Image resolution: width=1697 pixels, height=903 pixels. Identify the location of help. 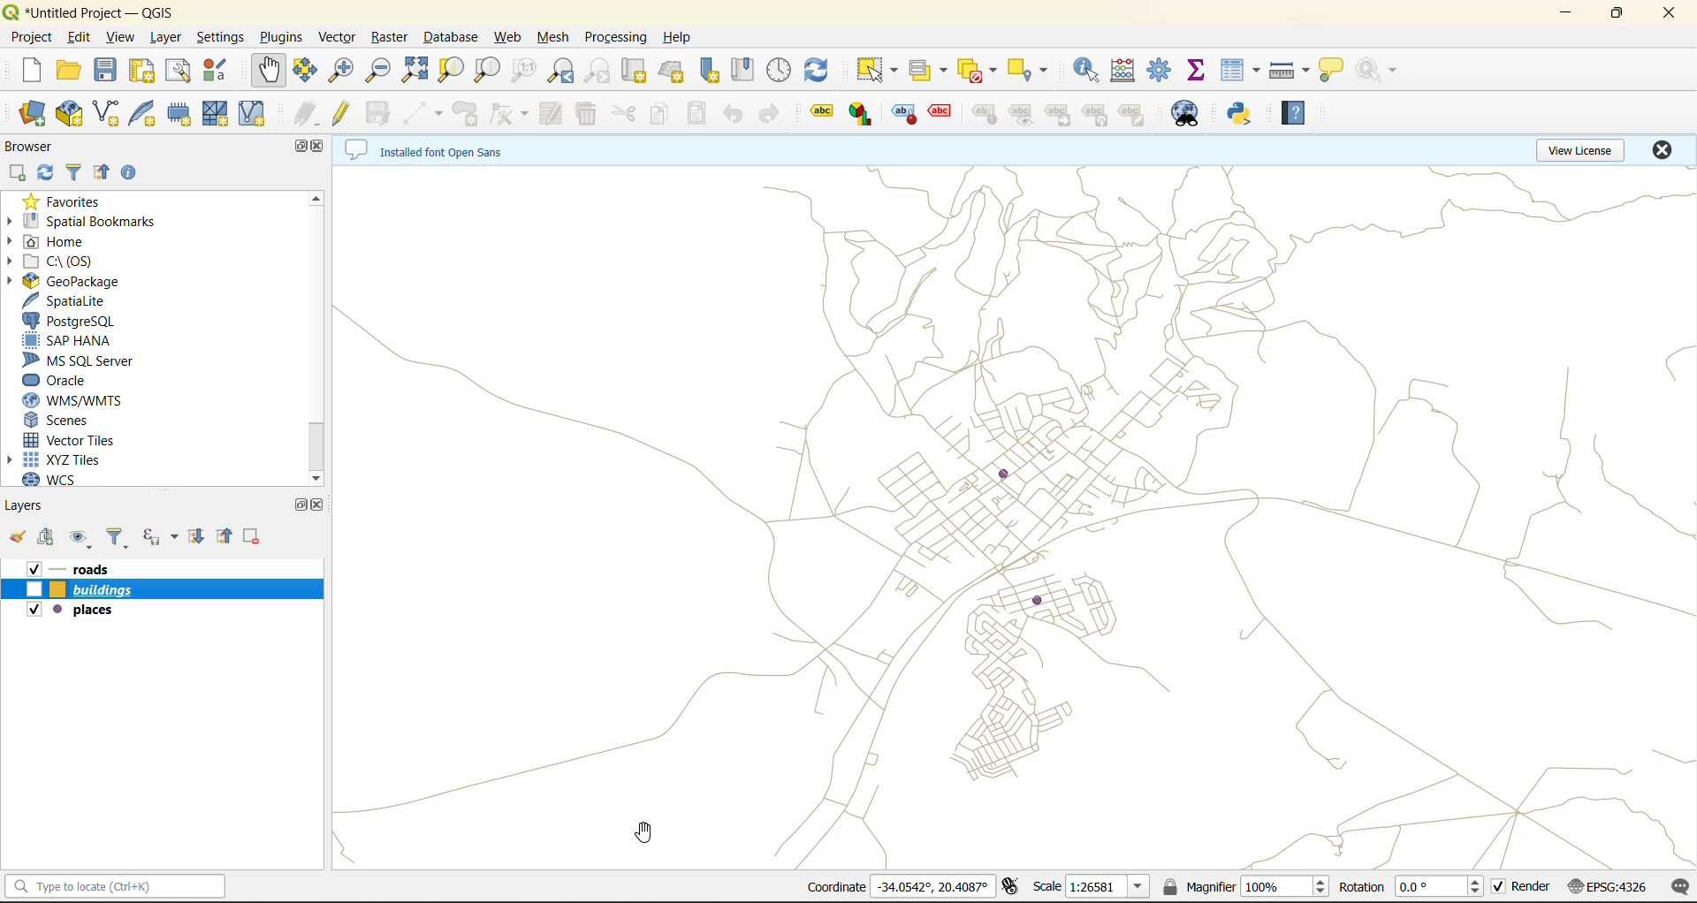
(680, 40).